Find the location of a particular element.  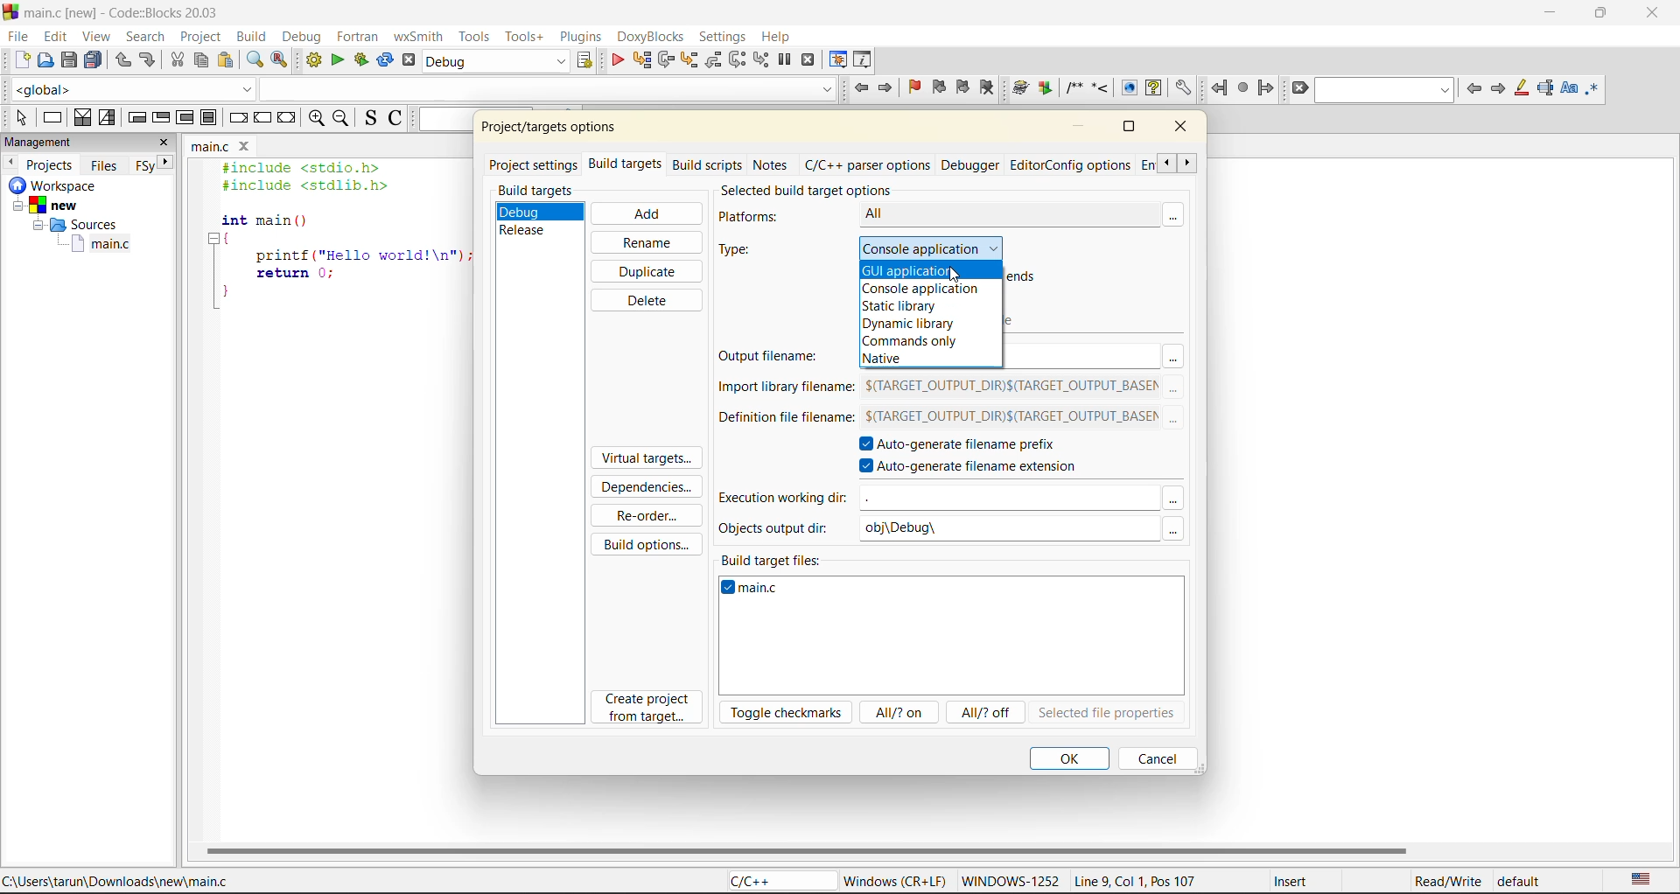

<global> is located at coordinates (131, 88).